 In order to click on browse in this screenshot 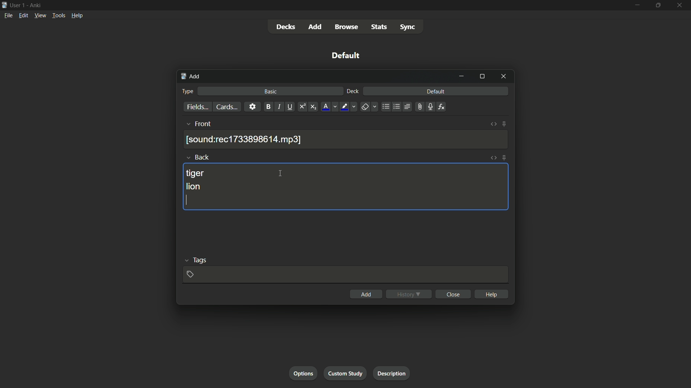, I will do `click(348, 27)`.